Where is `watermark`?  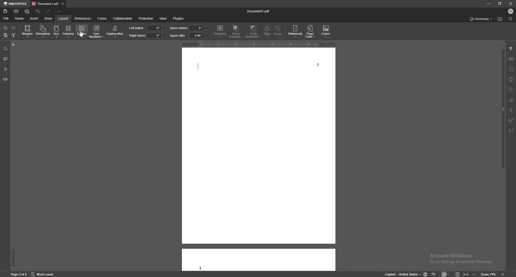
watermark is located at coordinates (295, 31).